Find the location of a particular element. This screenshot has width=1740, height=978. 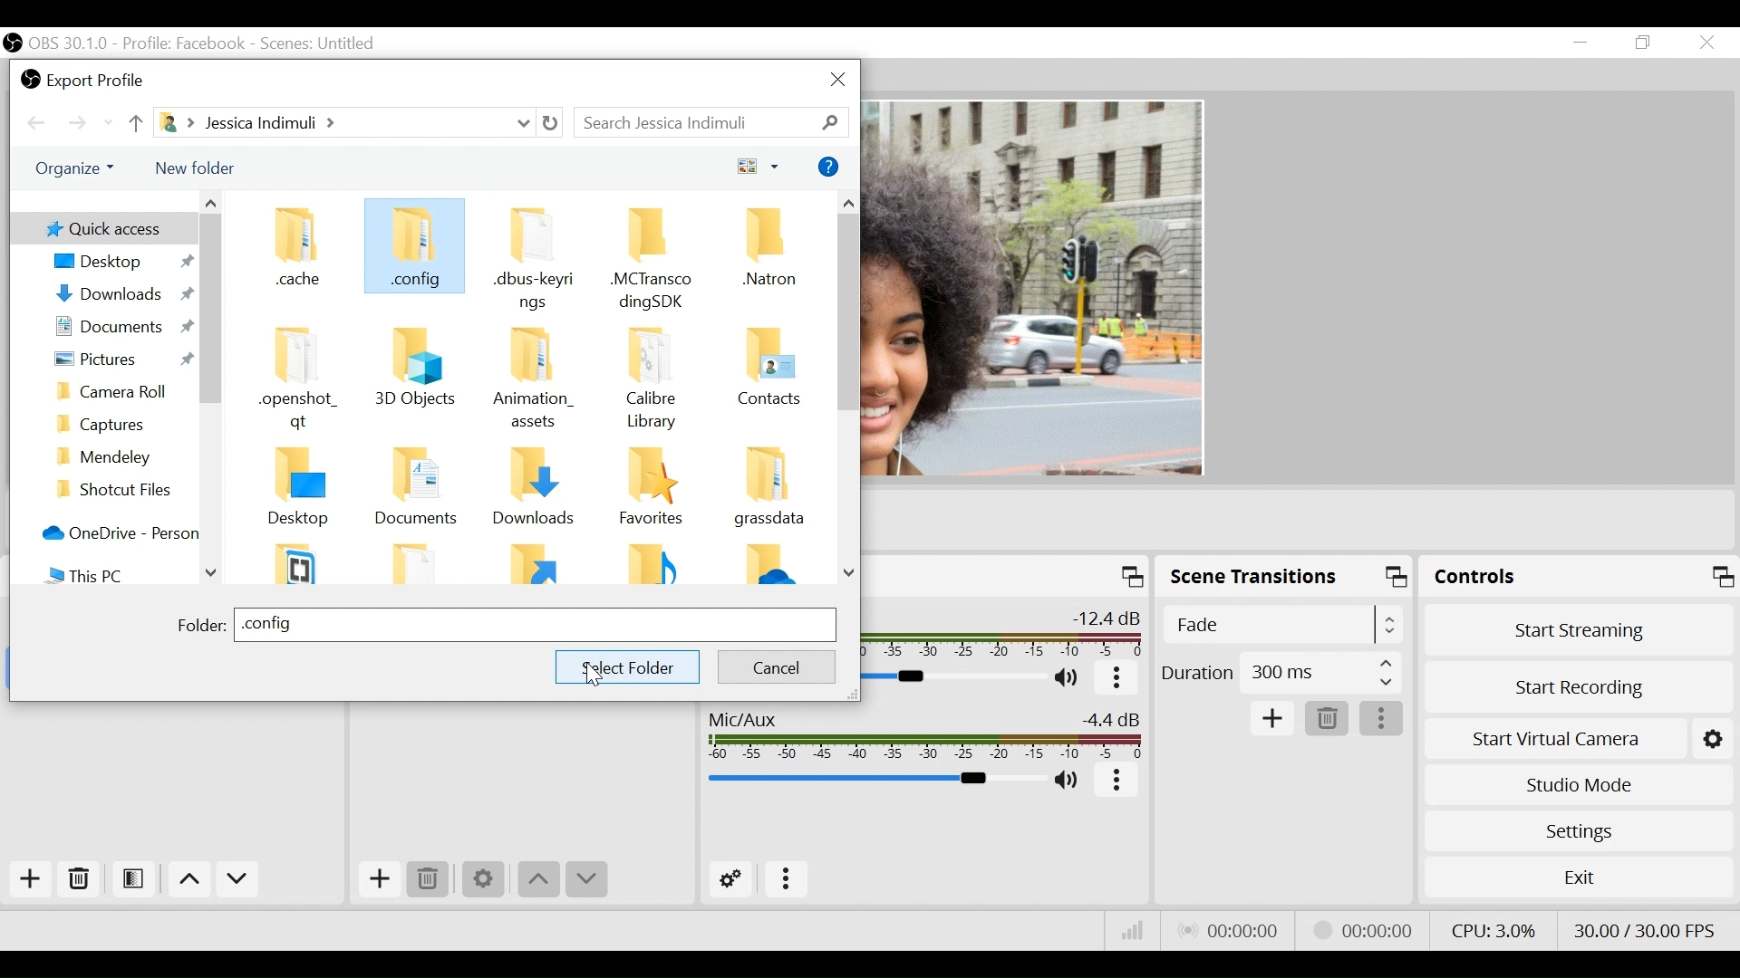

Folder is located at coordinates (305, 380).